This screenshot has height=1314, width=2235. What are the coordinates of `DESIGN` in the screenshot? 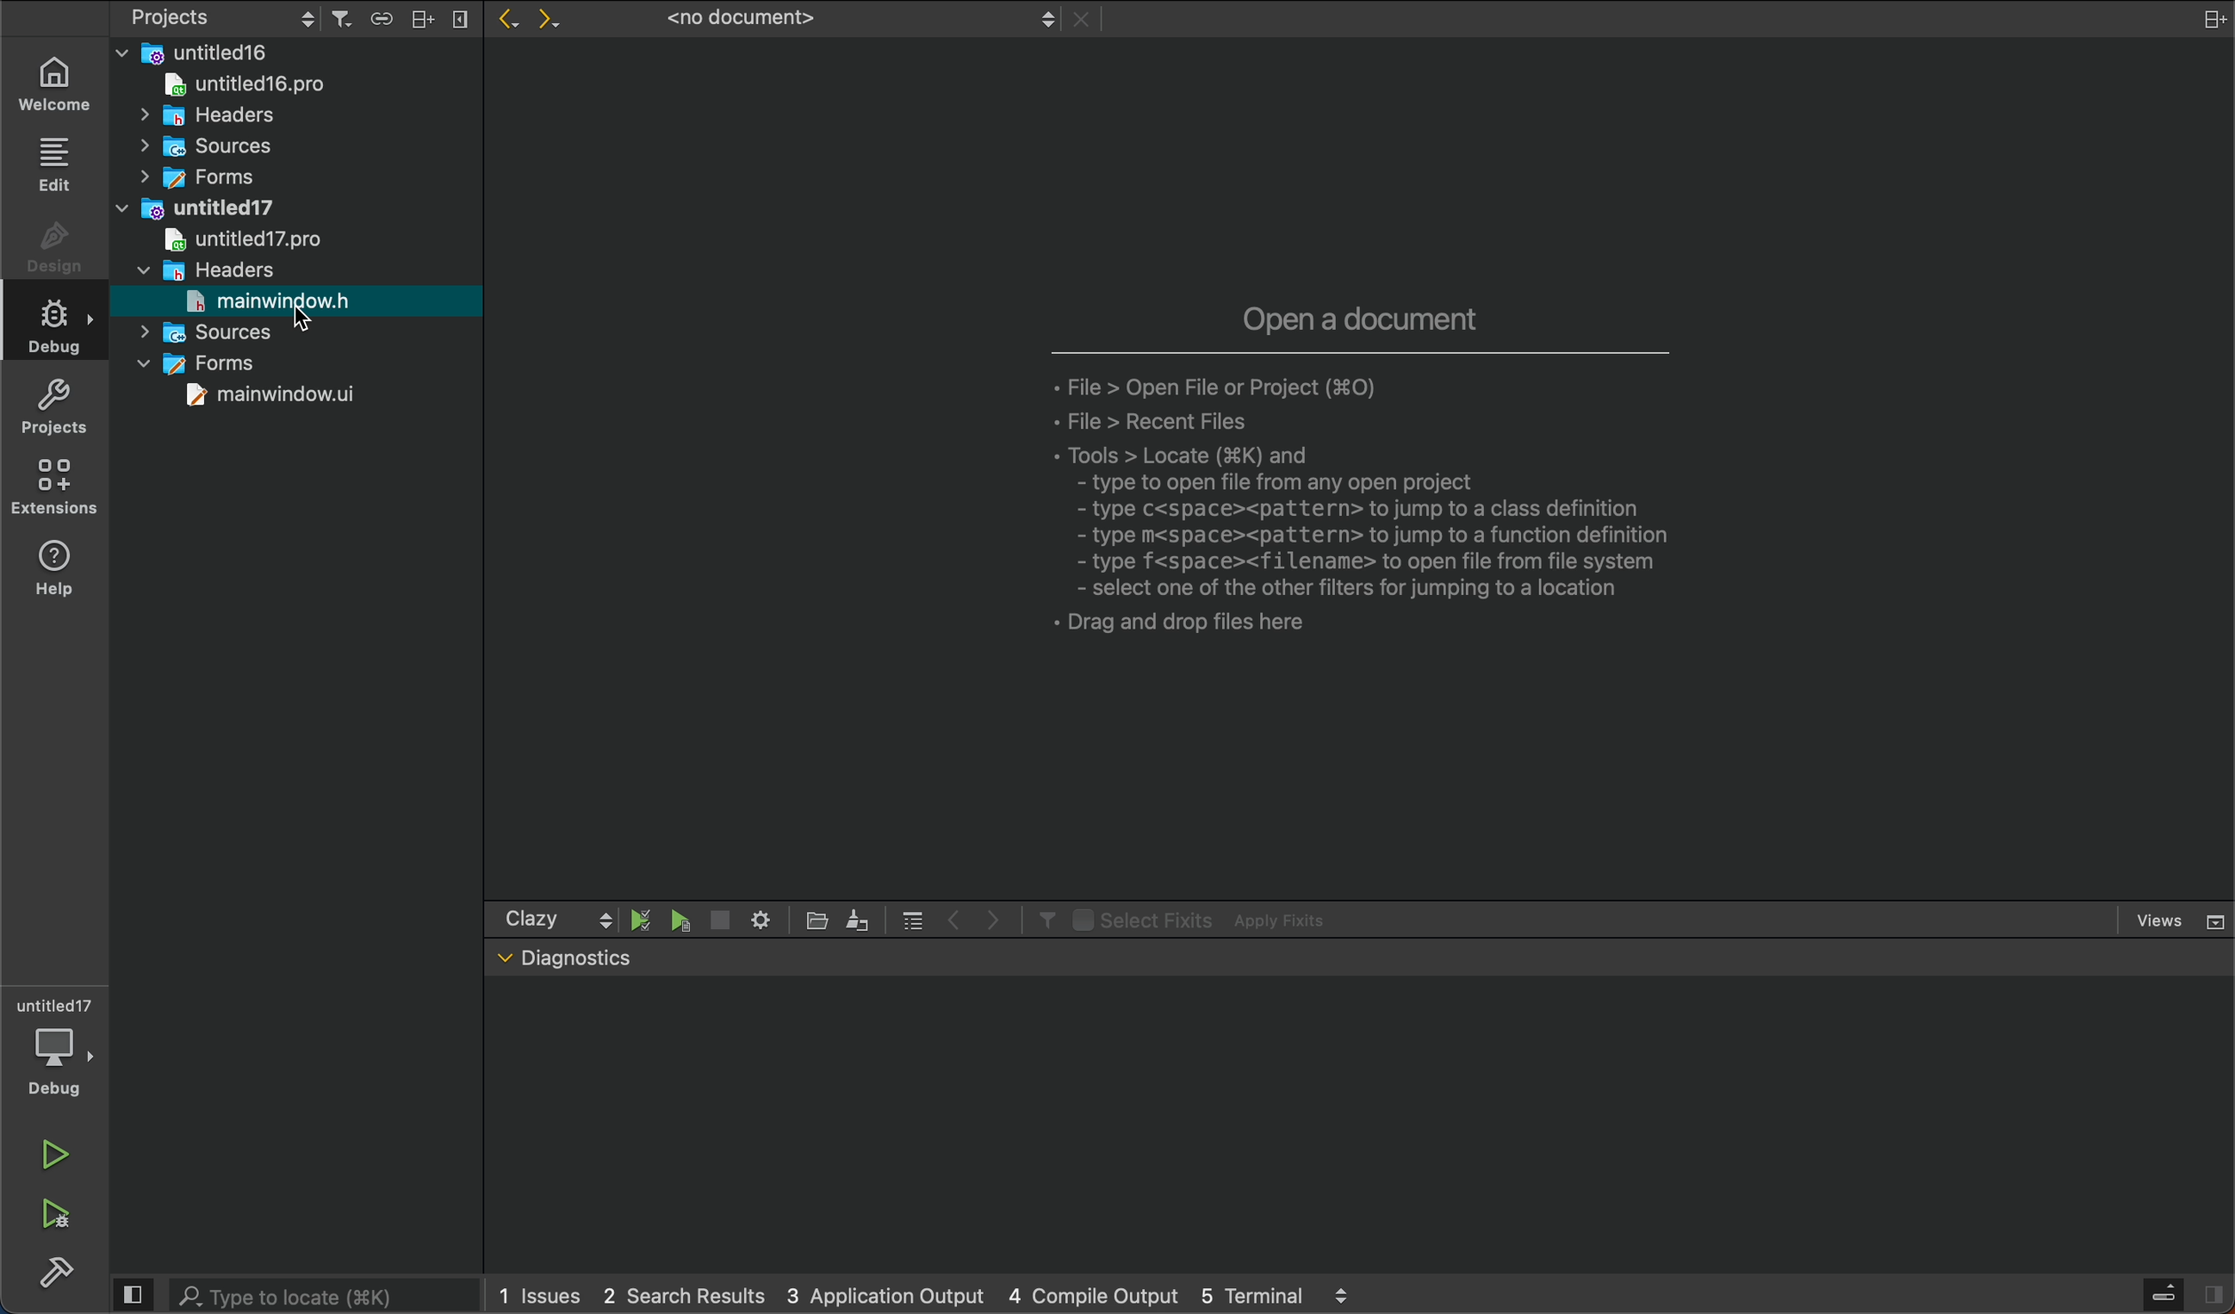 It's located at (53, 252).